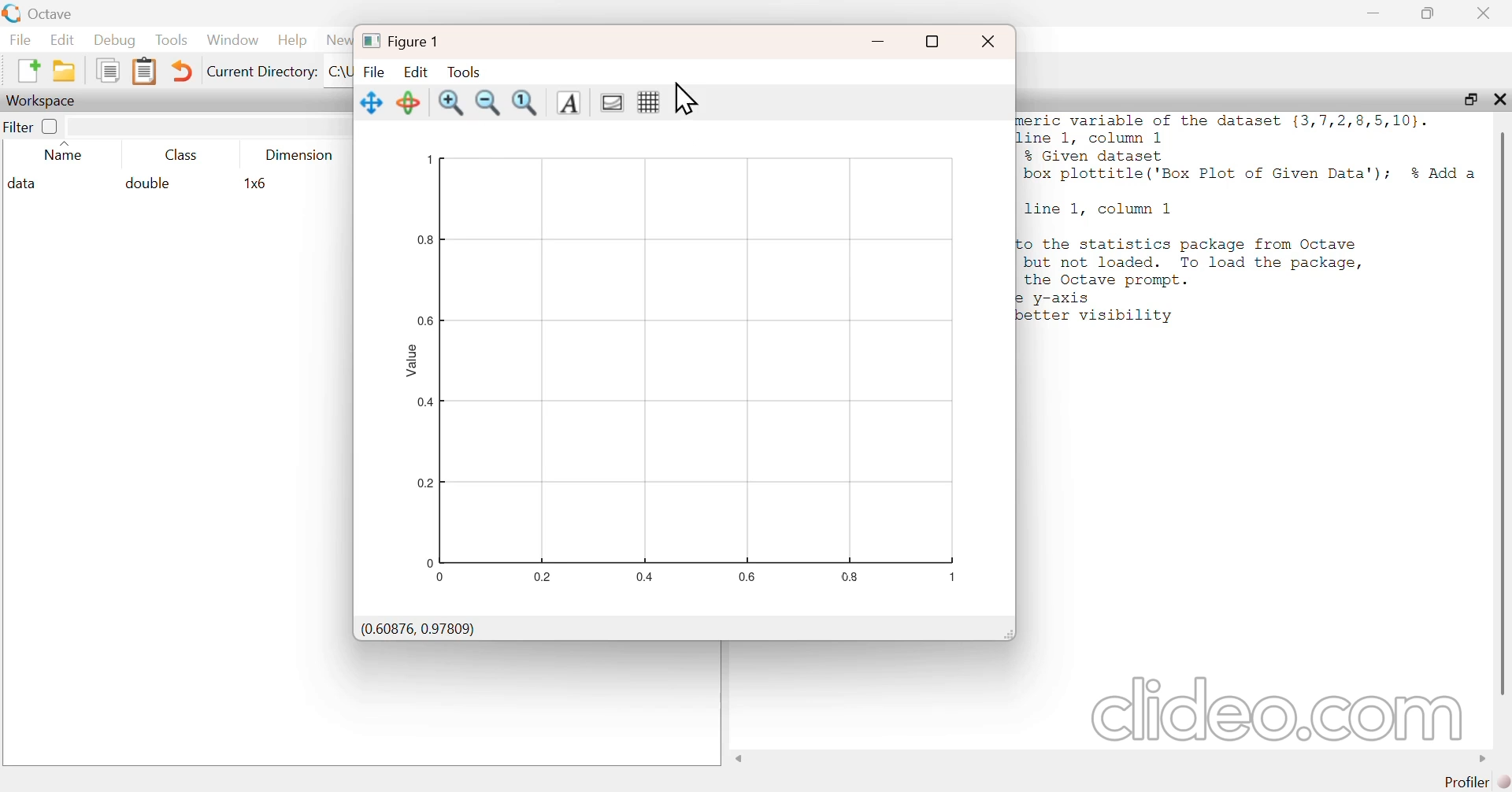  Describe the element at coordinates (528, 103) in the screenshot. I see `reset zoom` at that location.